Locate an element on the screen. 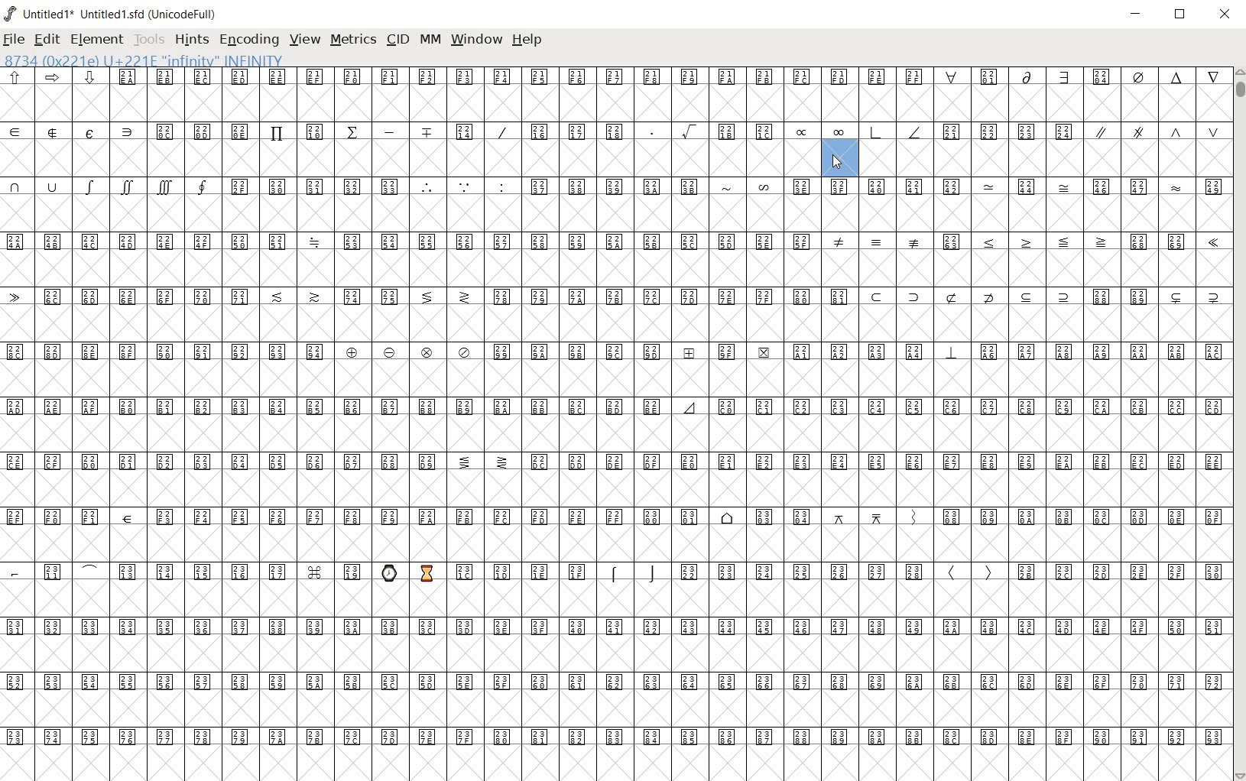 This screenshot has width=1246, height=781. Unicode code points is located at coordinates (614, 515).